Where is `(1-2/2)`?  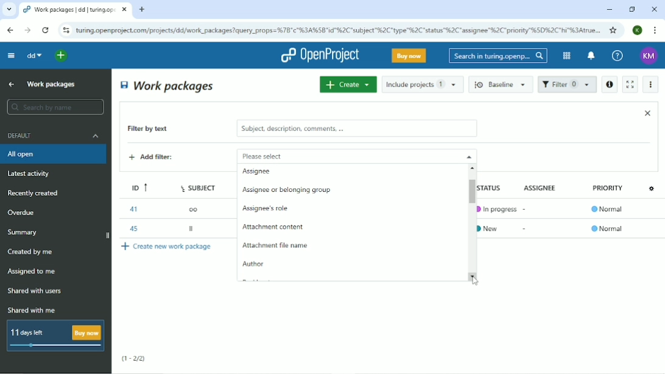
(1-2/2) is located at coordinates (134, 359).